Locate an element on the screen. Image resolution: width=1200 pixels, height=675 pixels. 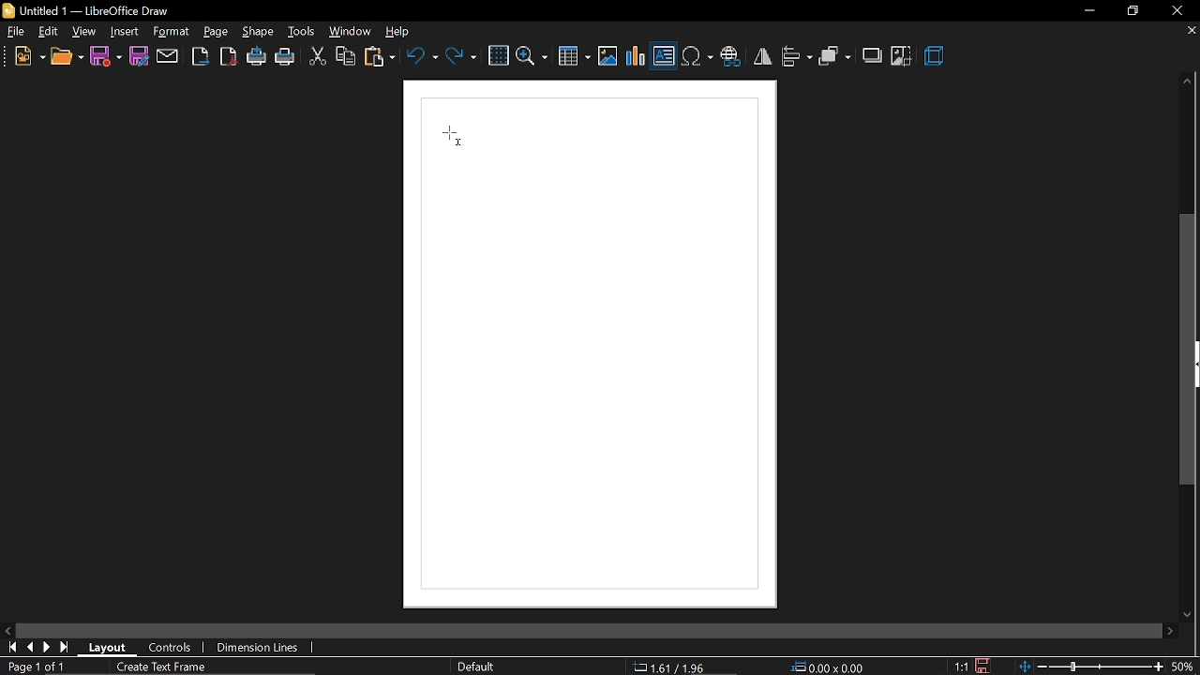
insert symbol is located at coordinates (697, 57).